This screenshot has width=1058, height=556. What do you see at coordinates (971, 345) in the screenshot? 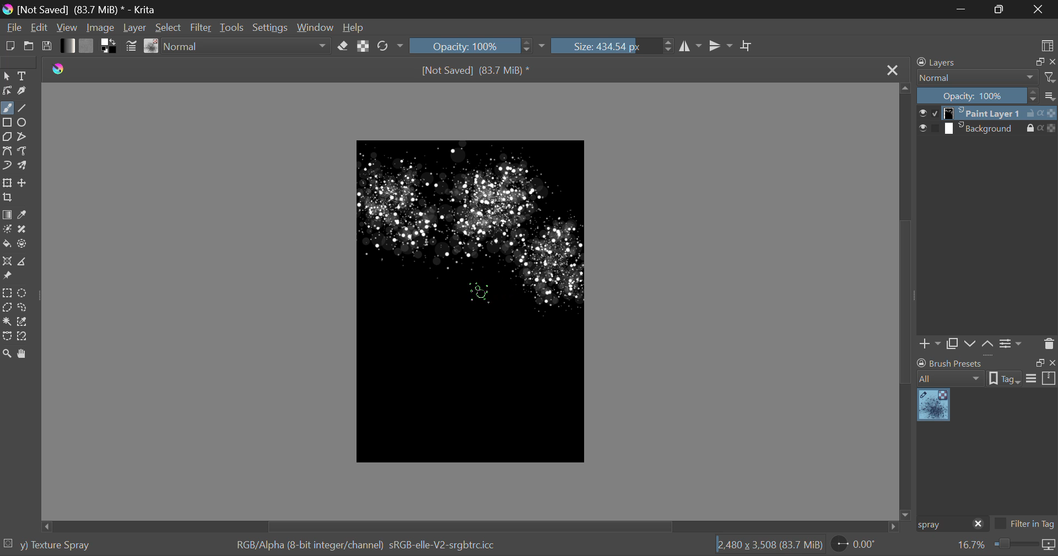
I see `Layer Movement down` at bounding box center [971, 345].